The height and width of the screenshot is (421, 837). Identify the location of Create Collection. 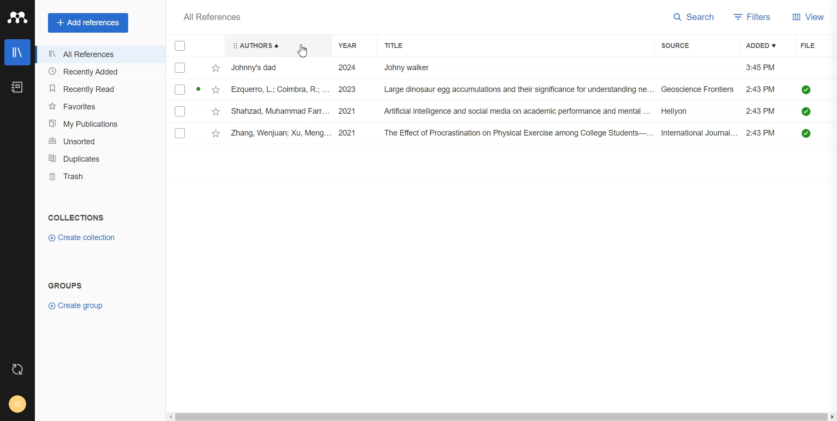
(83, 238).